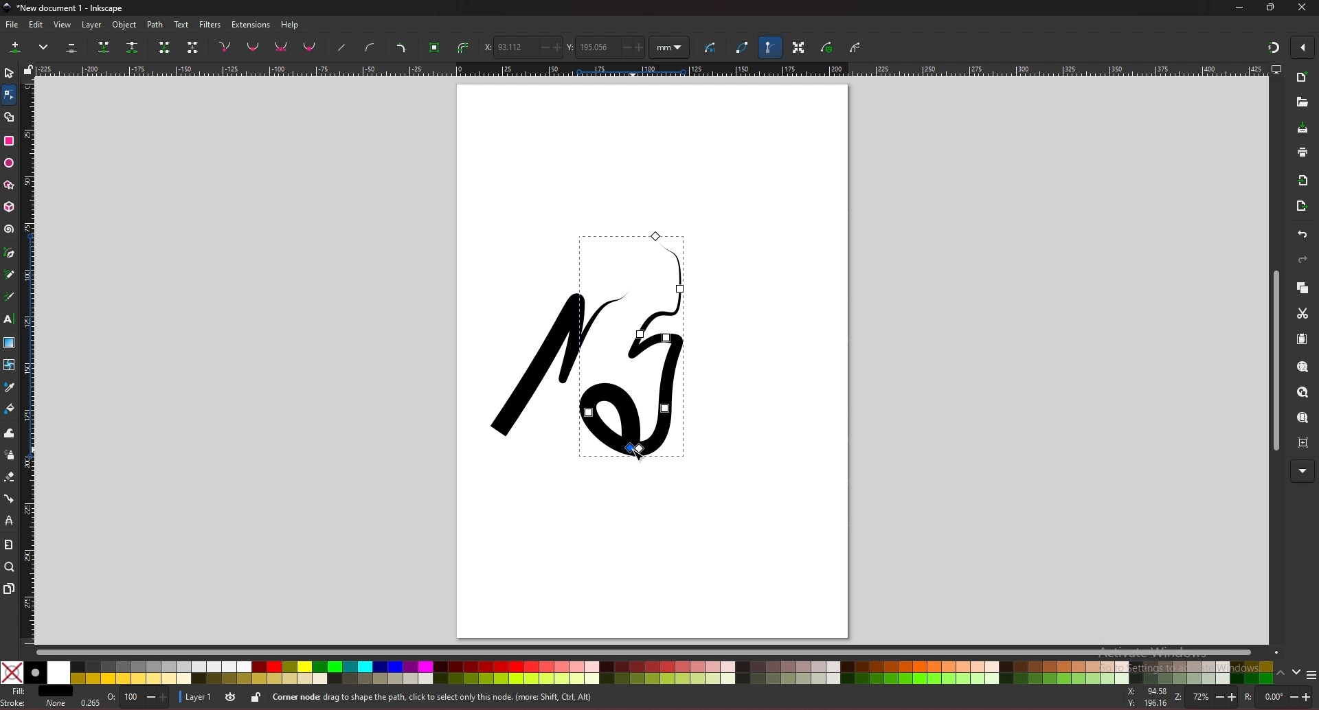  Describe the element at coordinates (309, 47) in the screenshot. I see `auto smooth nodes` at that location.